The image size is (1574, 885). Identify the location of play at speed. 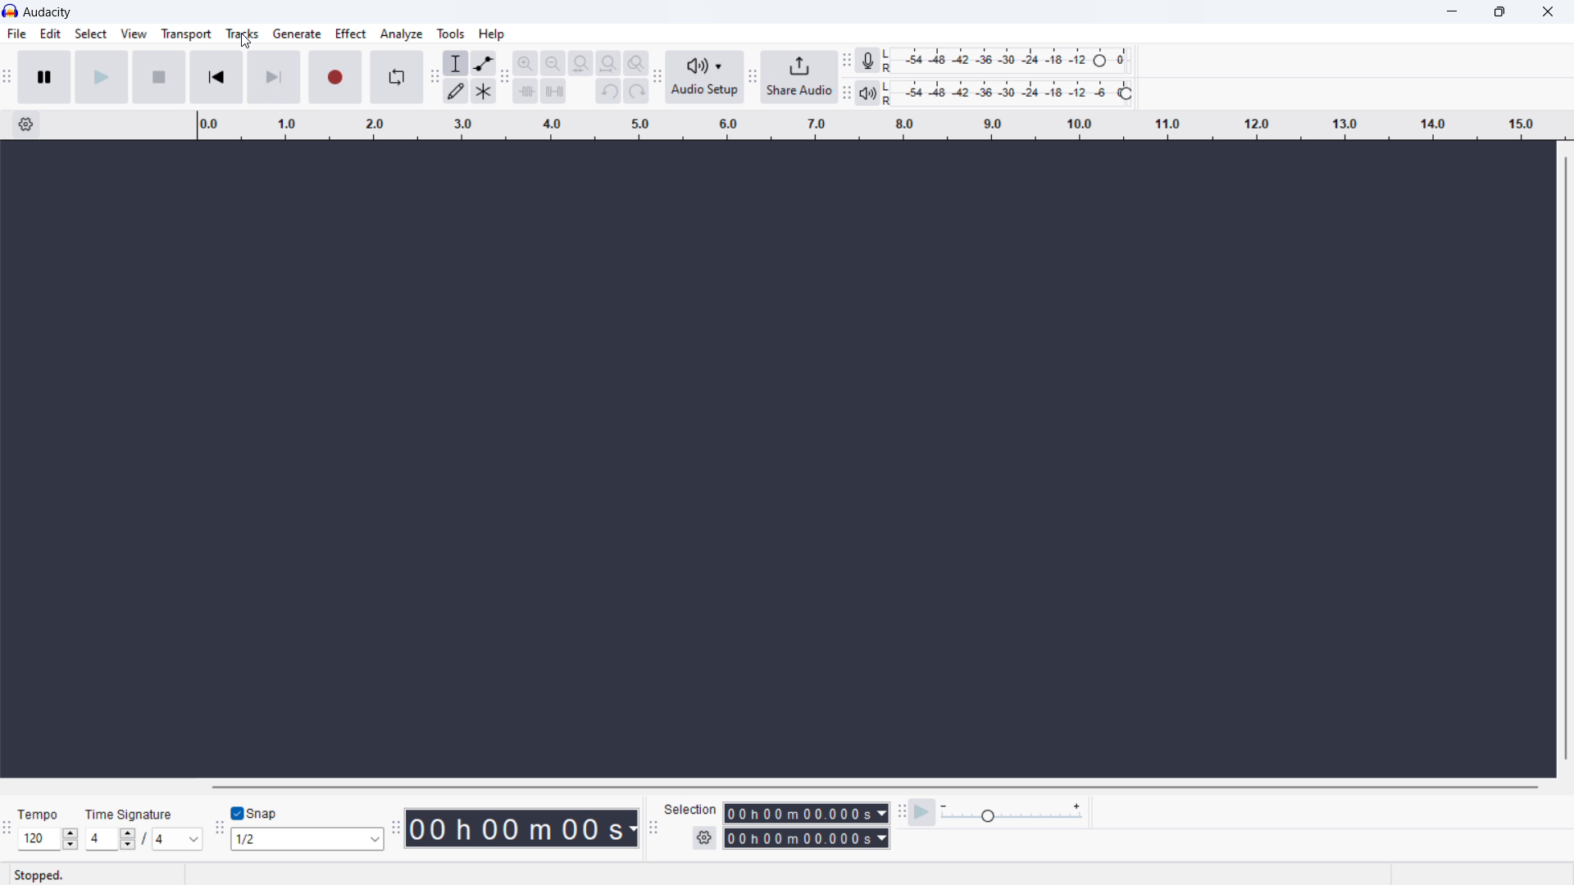
(924, 812).